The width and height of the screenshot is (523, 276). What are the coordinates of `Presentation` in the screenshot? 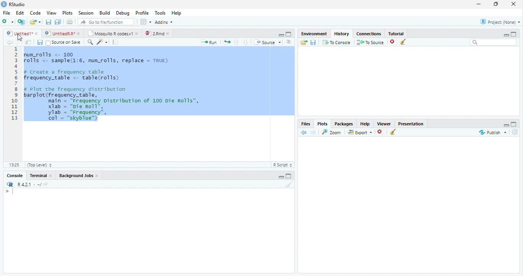 It's located at (411, 123).